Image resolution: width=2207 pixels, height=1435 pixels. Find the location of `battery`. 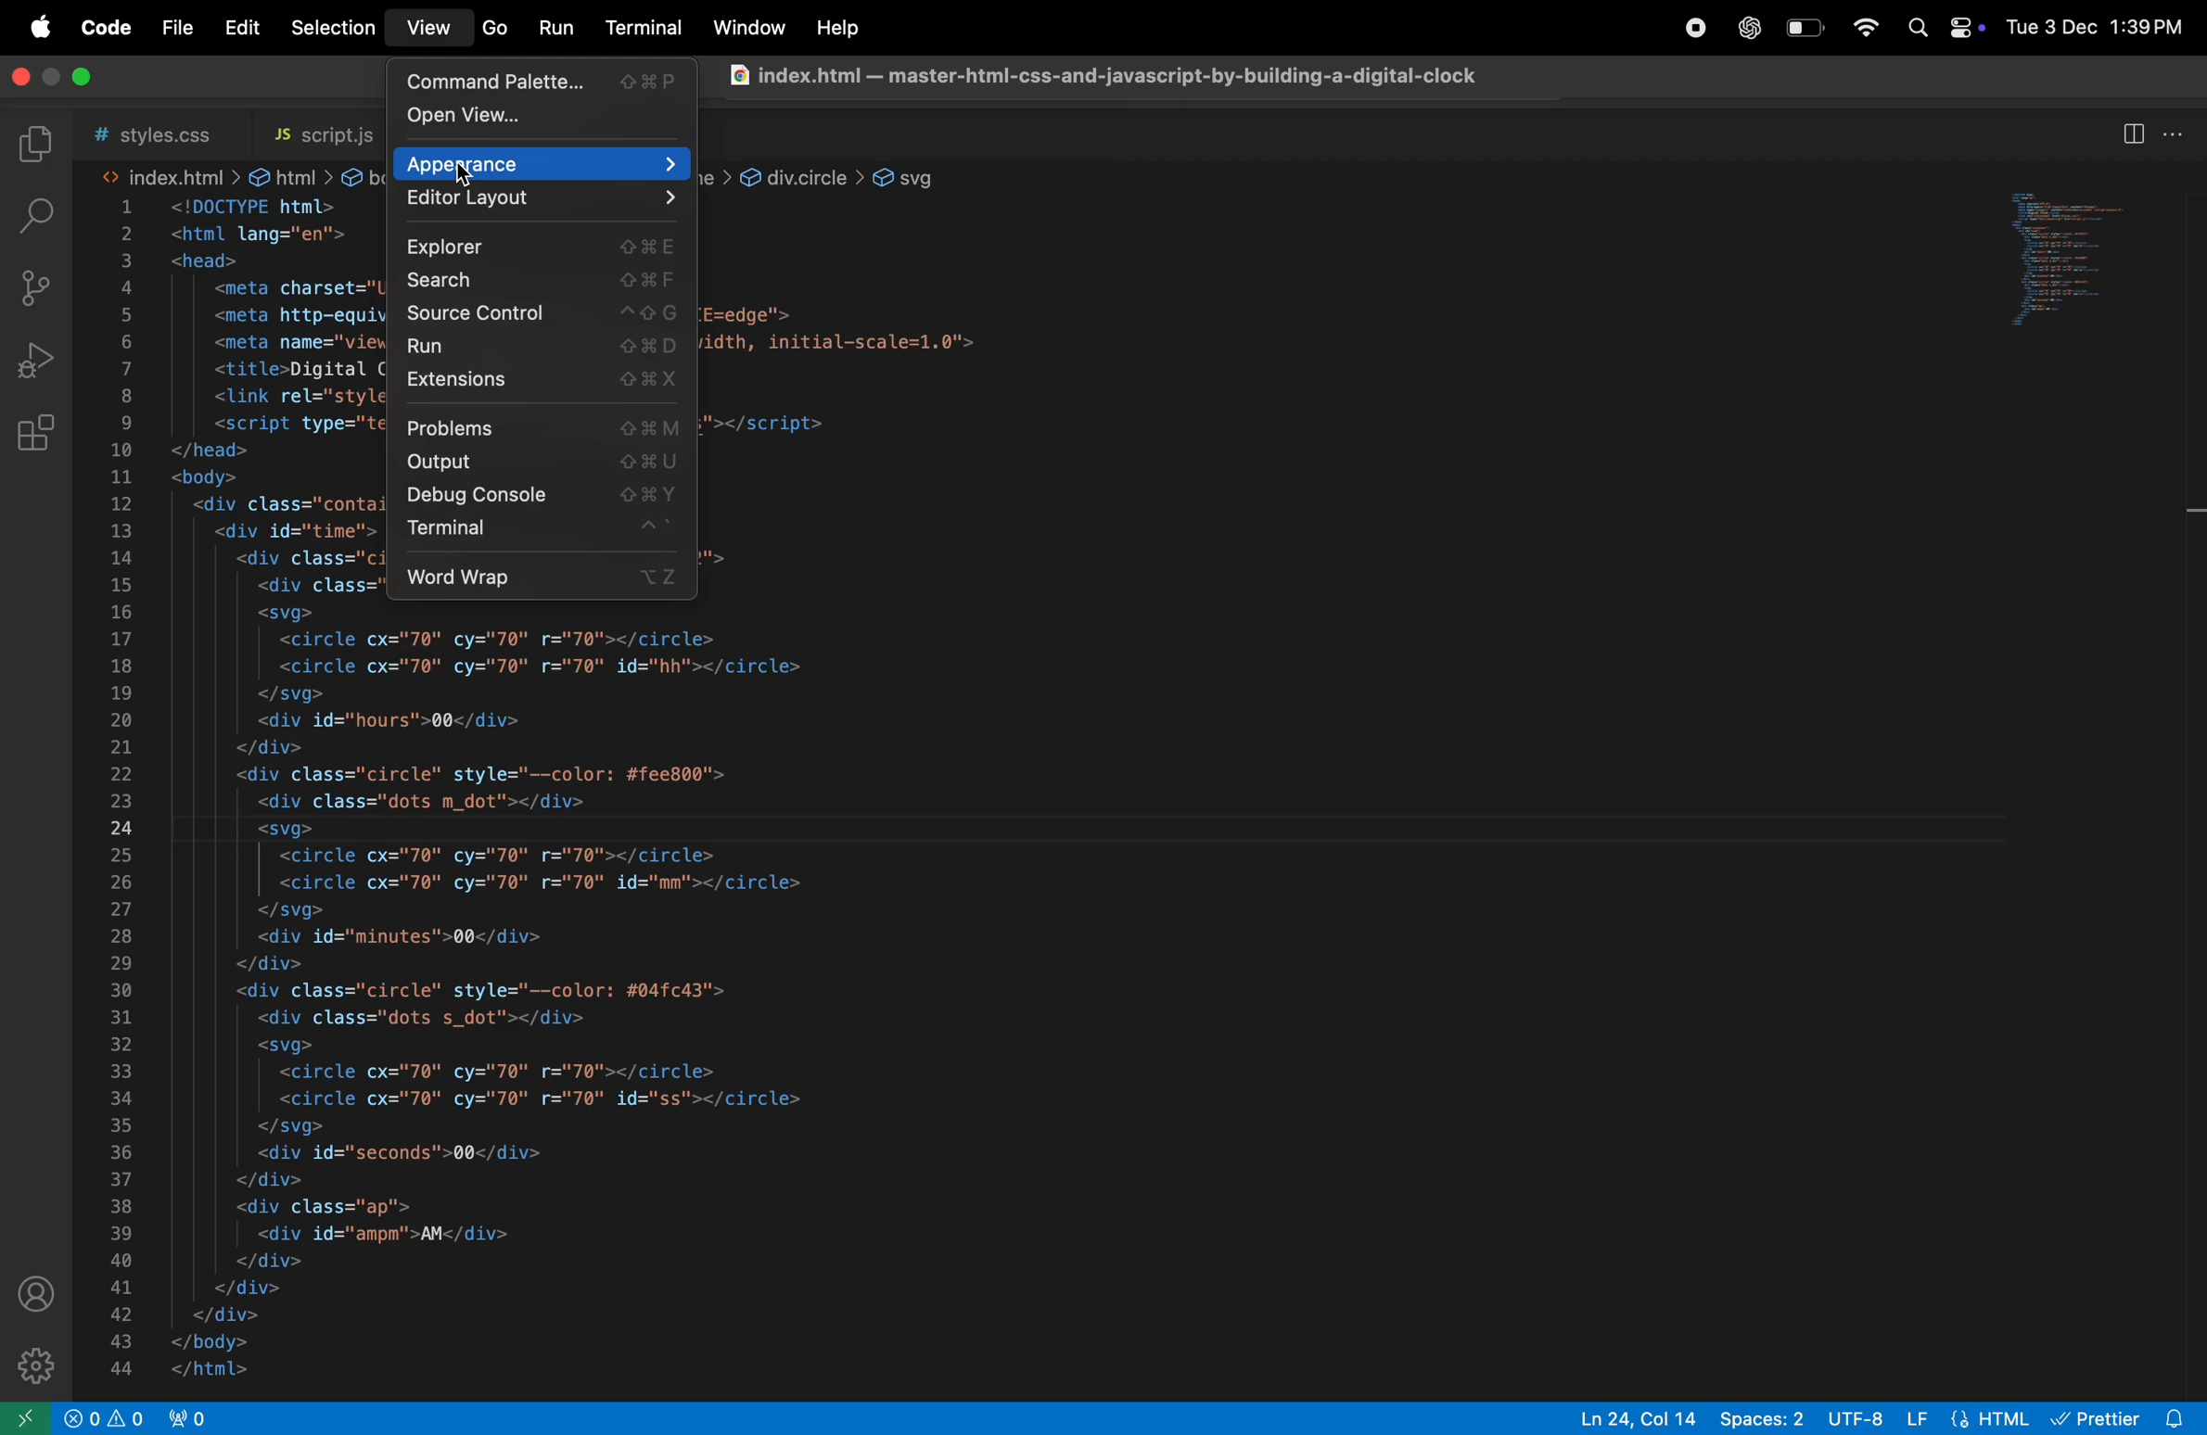

battery is located at coordinates (1806, 31).